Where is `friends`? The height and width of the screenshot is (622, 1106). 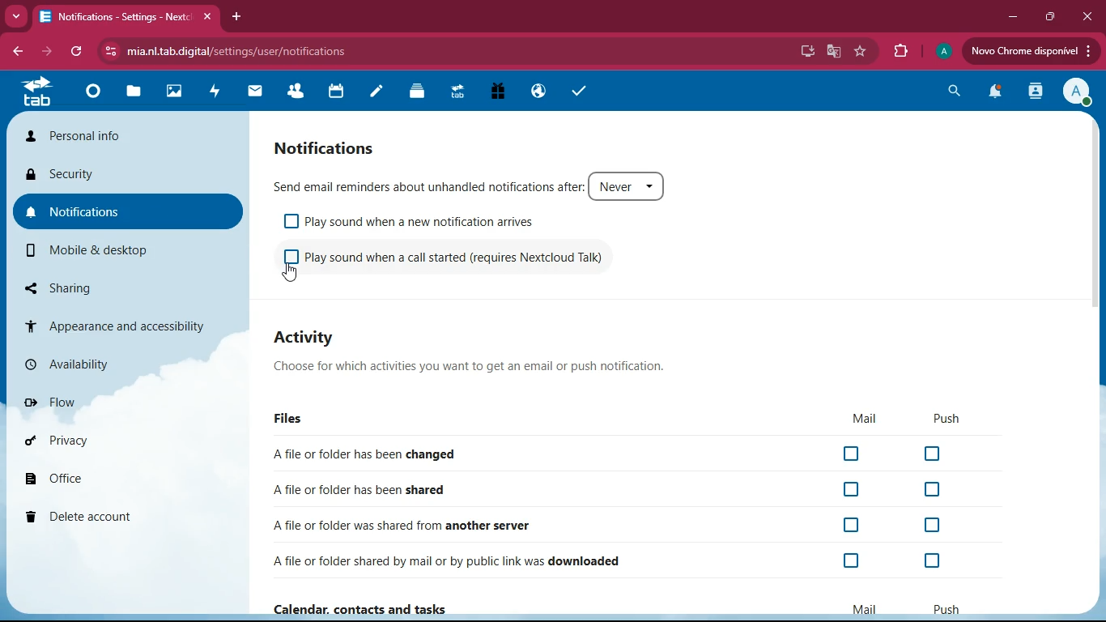 friends is located at coordinates (297, 92).